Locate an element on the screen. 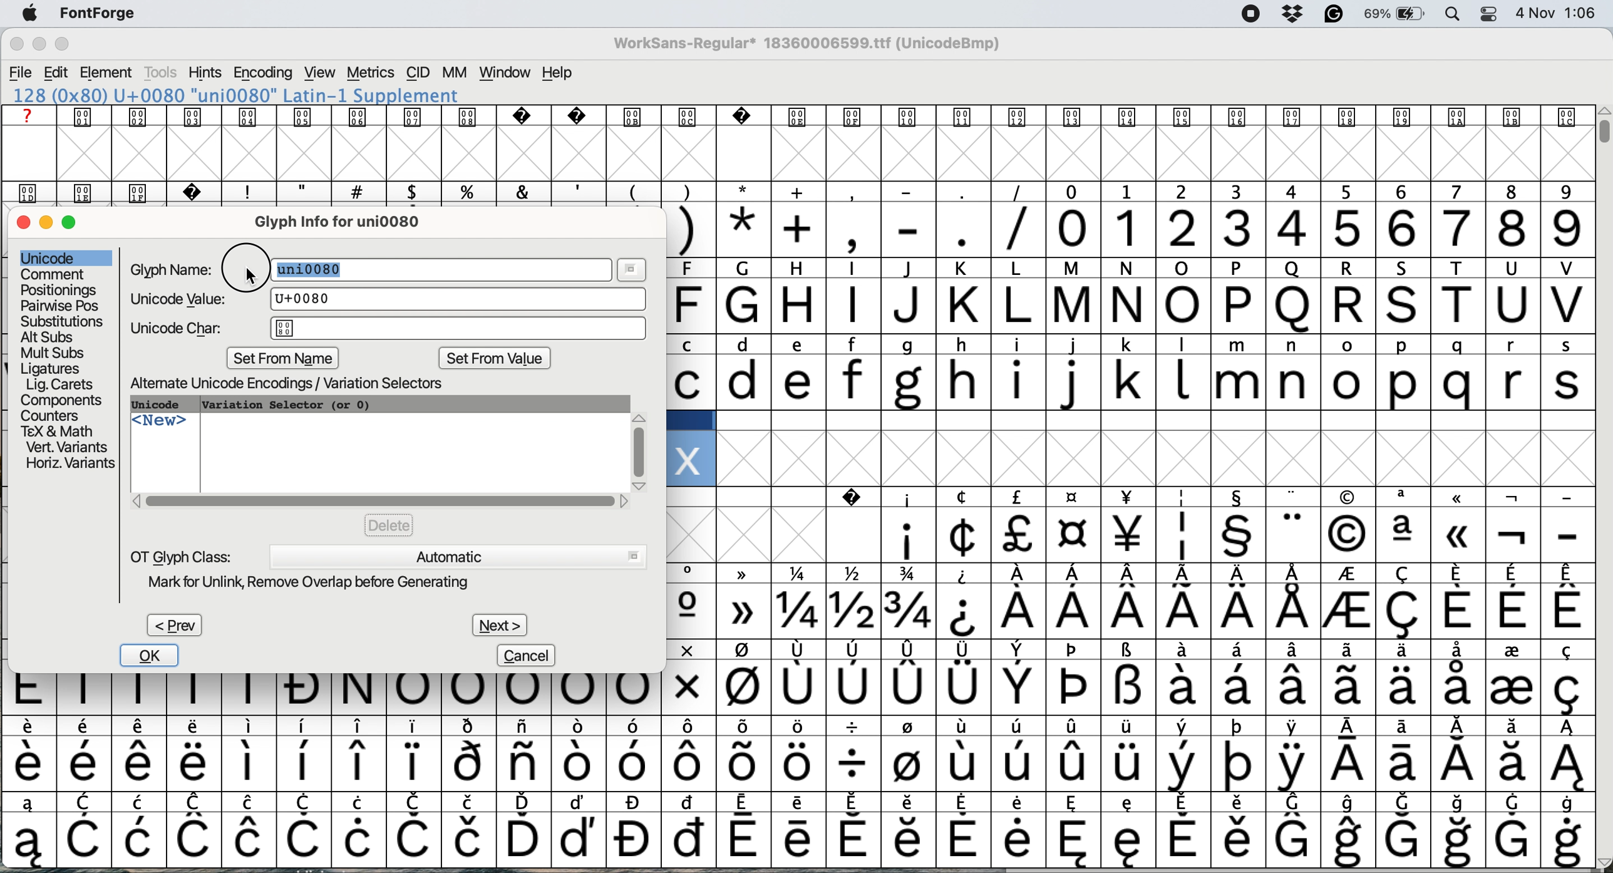 The width and height of the screenshot is (1613, 873). special characters is located at coordinates (852, 229).